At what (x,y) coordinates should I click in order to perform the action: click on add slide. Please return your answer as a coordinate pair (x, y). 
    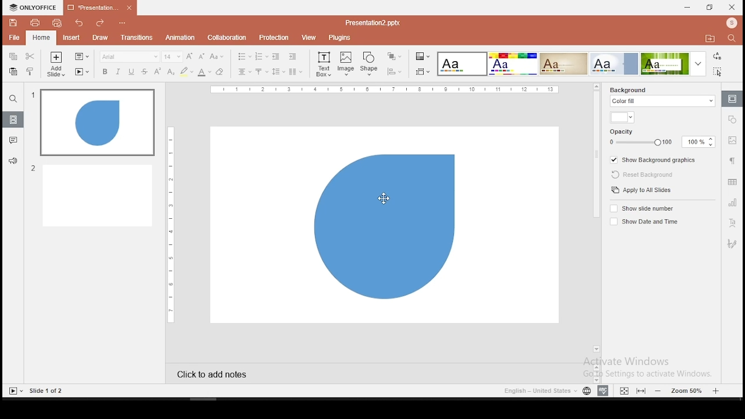
    Looking at the image, I should click on (56, 65).